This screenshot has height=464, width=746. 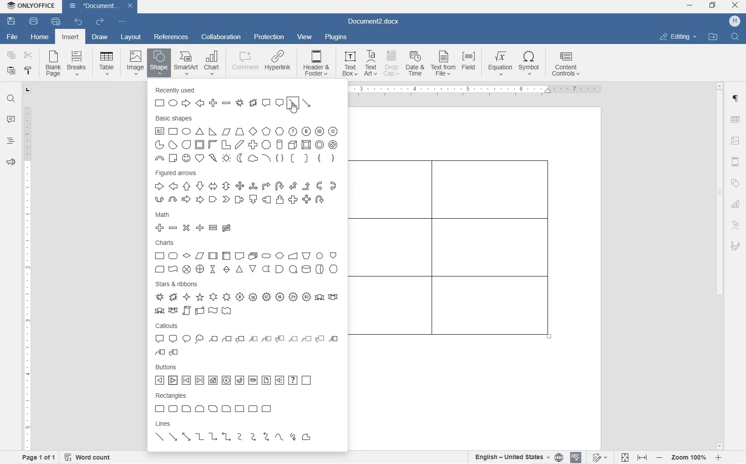 I want to click on insert table, so click(x=105, y=63).